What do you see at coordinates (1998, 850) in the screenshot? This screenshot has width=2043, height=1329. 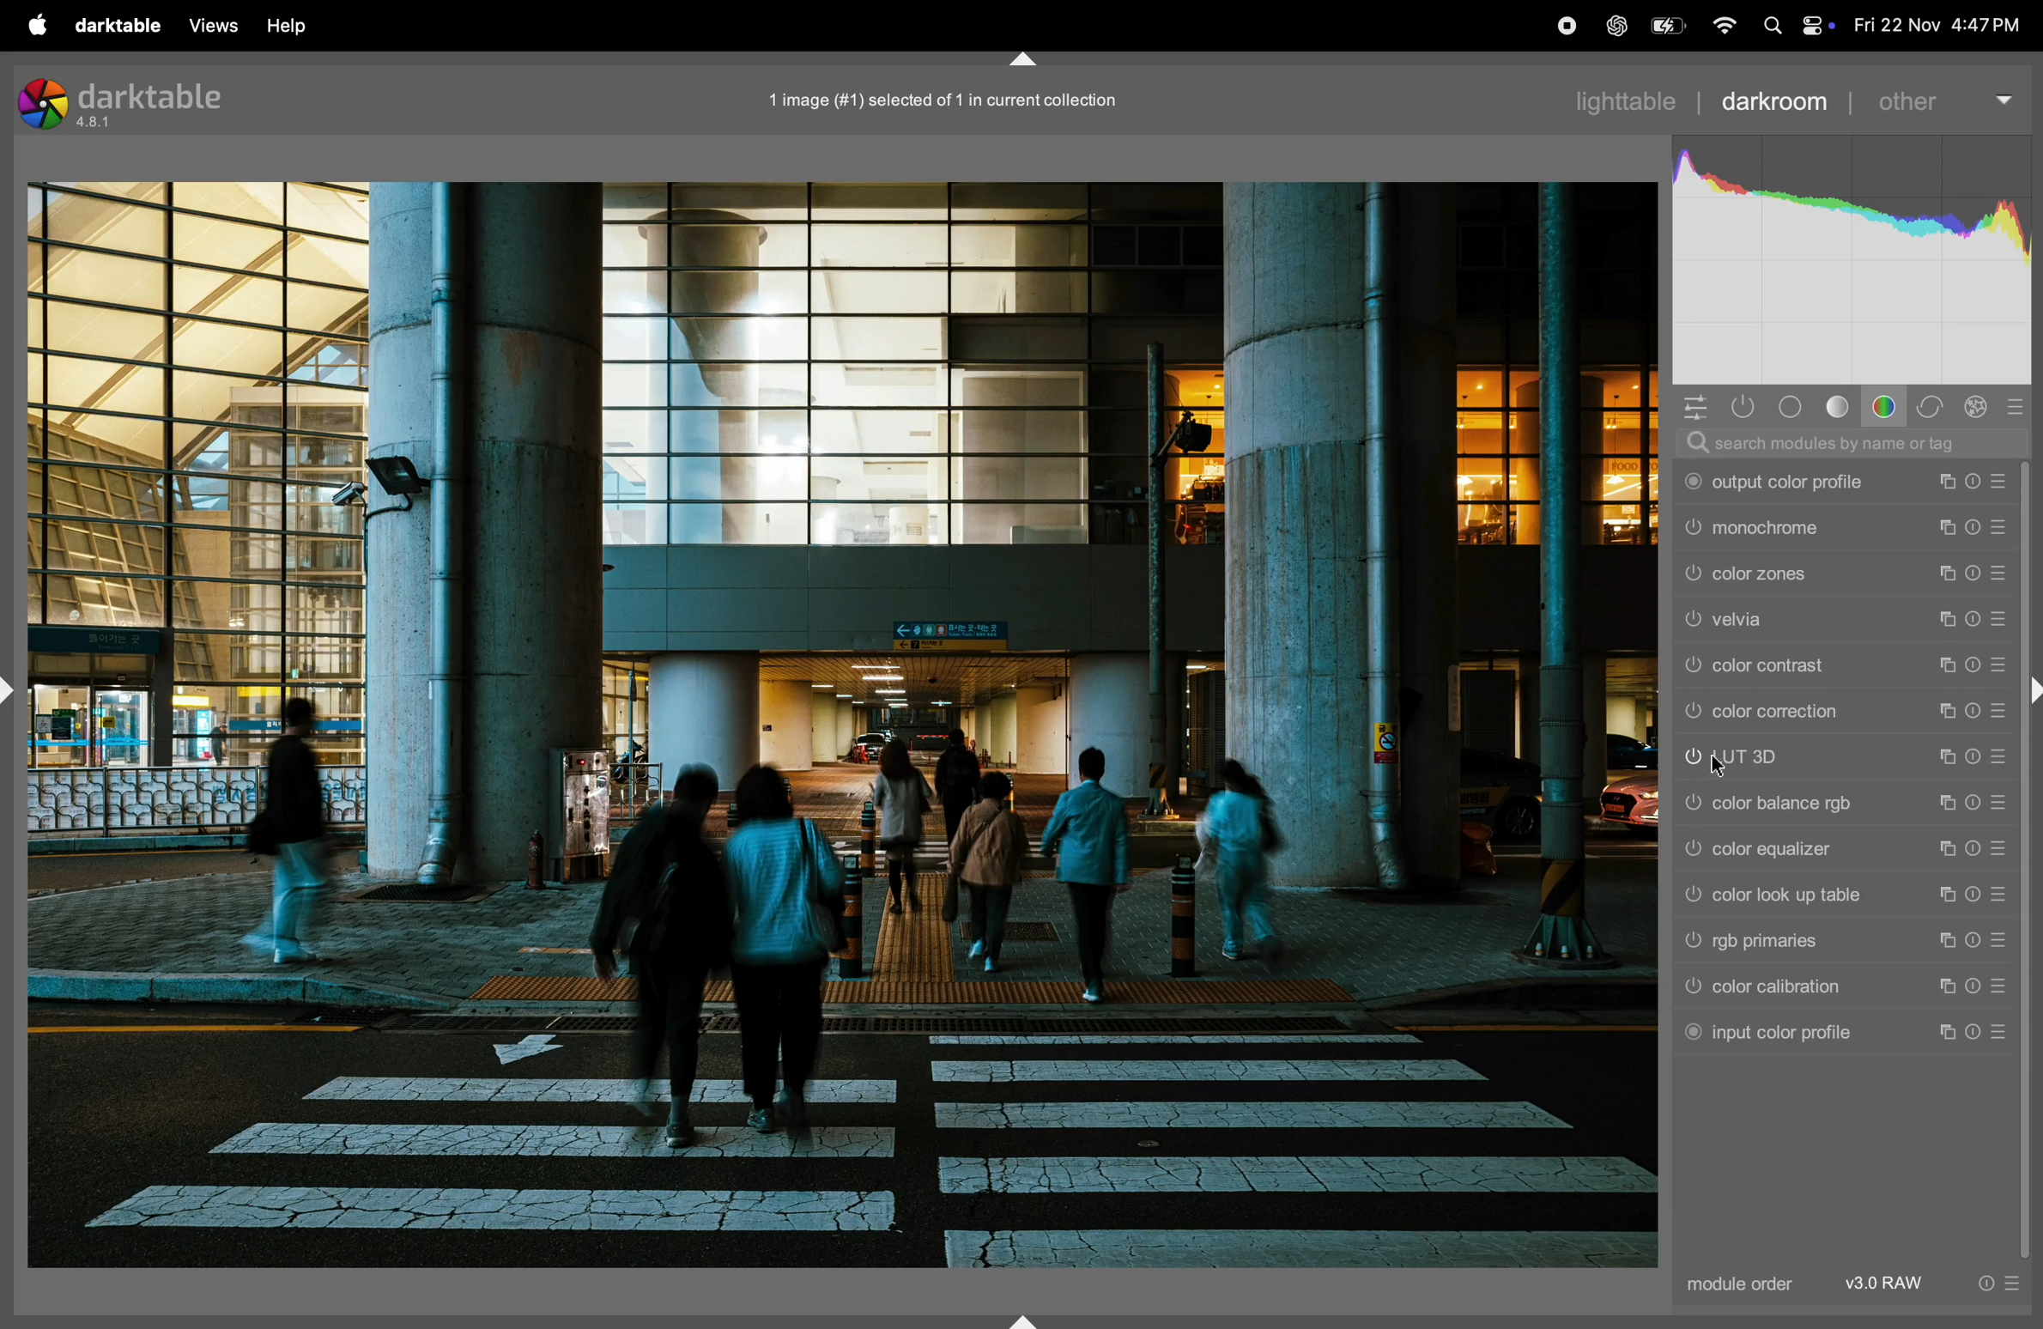 I see `presets` at bounding box center [1998, 850].